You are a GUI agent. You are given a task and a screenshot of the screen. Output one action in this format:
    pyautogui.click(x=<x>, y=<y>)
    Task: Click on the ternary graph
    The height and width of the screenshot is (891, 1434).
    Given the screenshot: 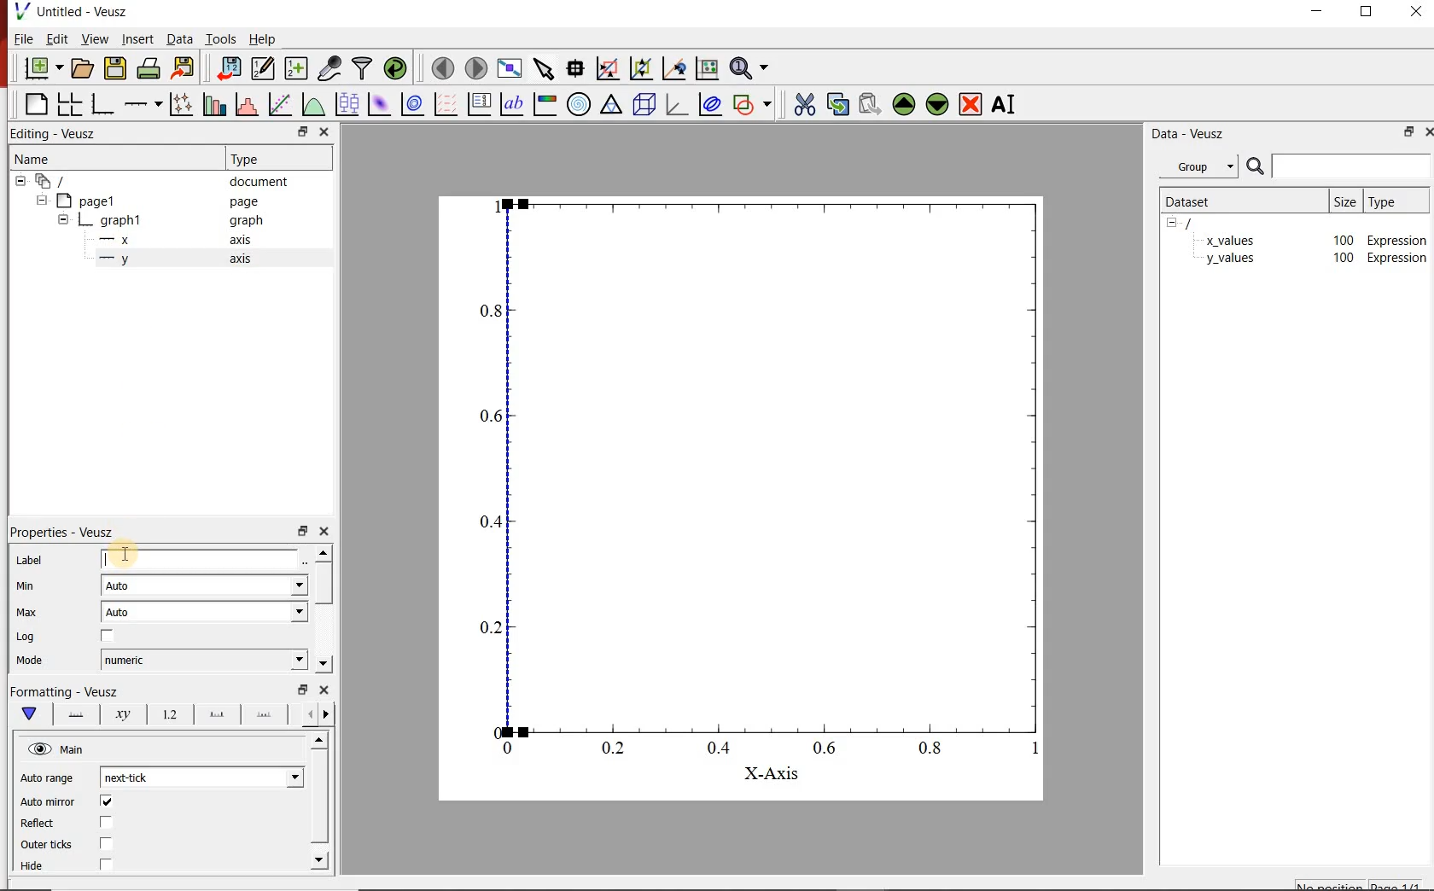 What is the action you would take?
    pyautogui.click(x=613, y=107)
    